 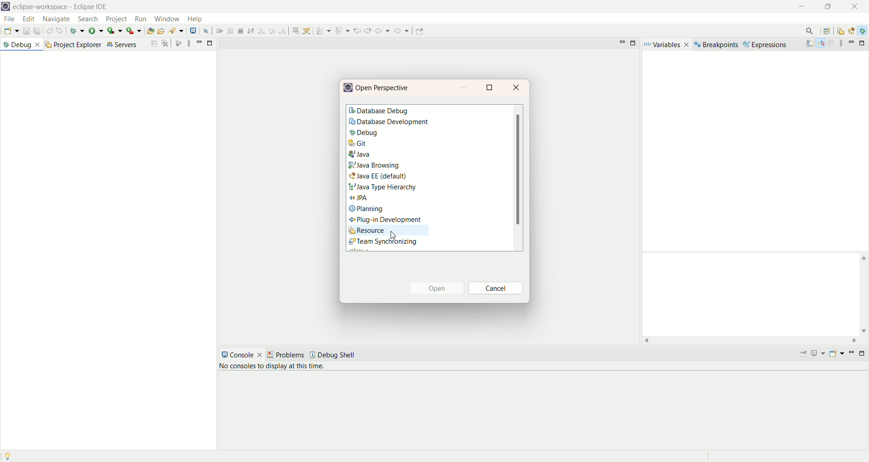 What do you see at coordinates (61, 31) in the screenshot?
I see `redo` at bounding box center [61, 31].